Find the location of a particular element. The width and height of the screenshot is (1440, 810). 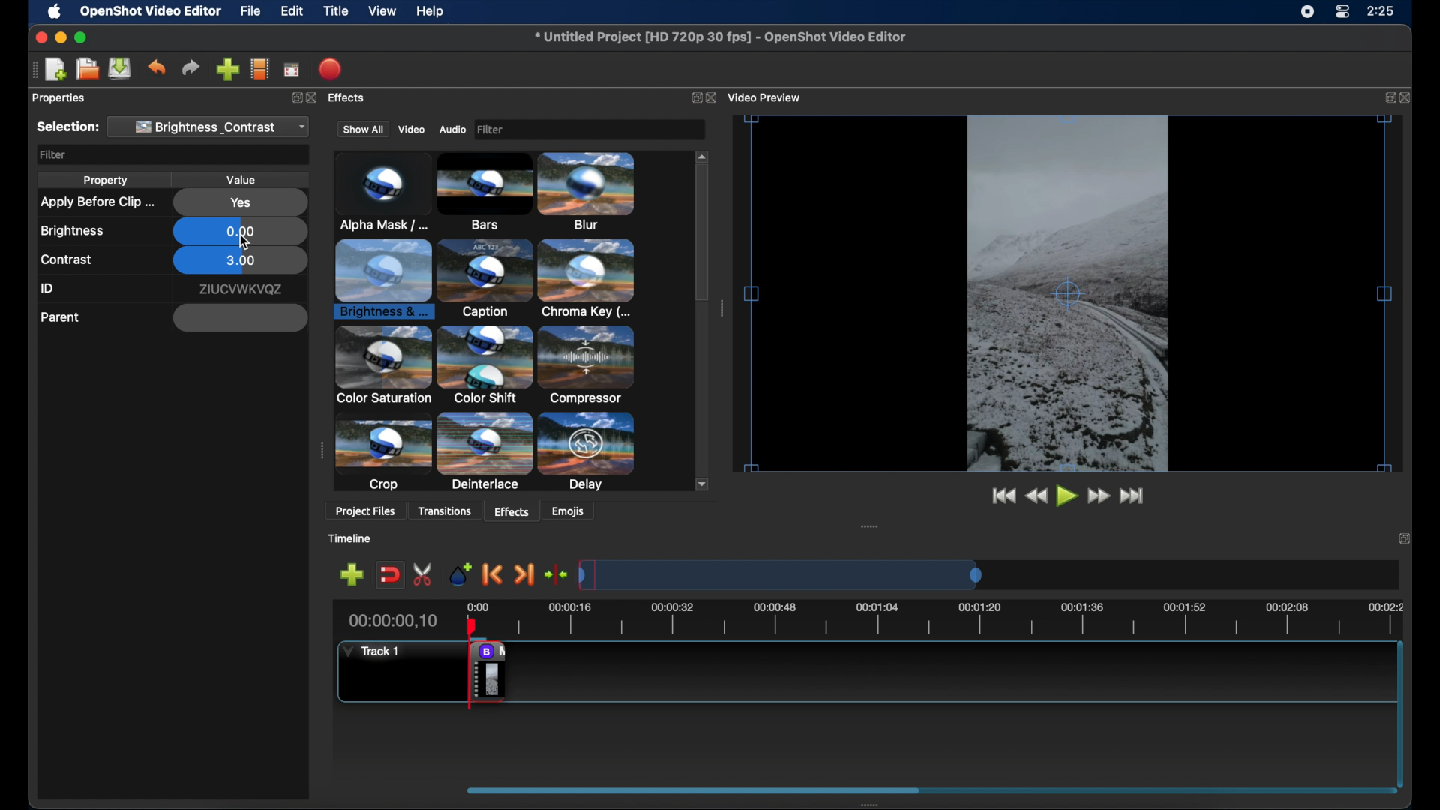

close is located at coordinates (1404, 537).